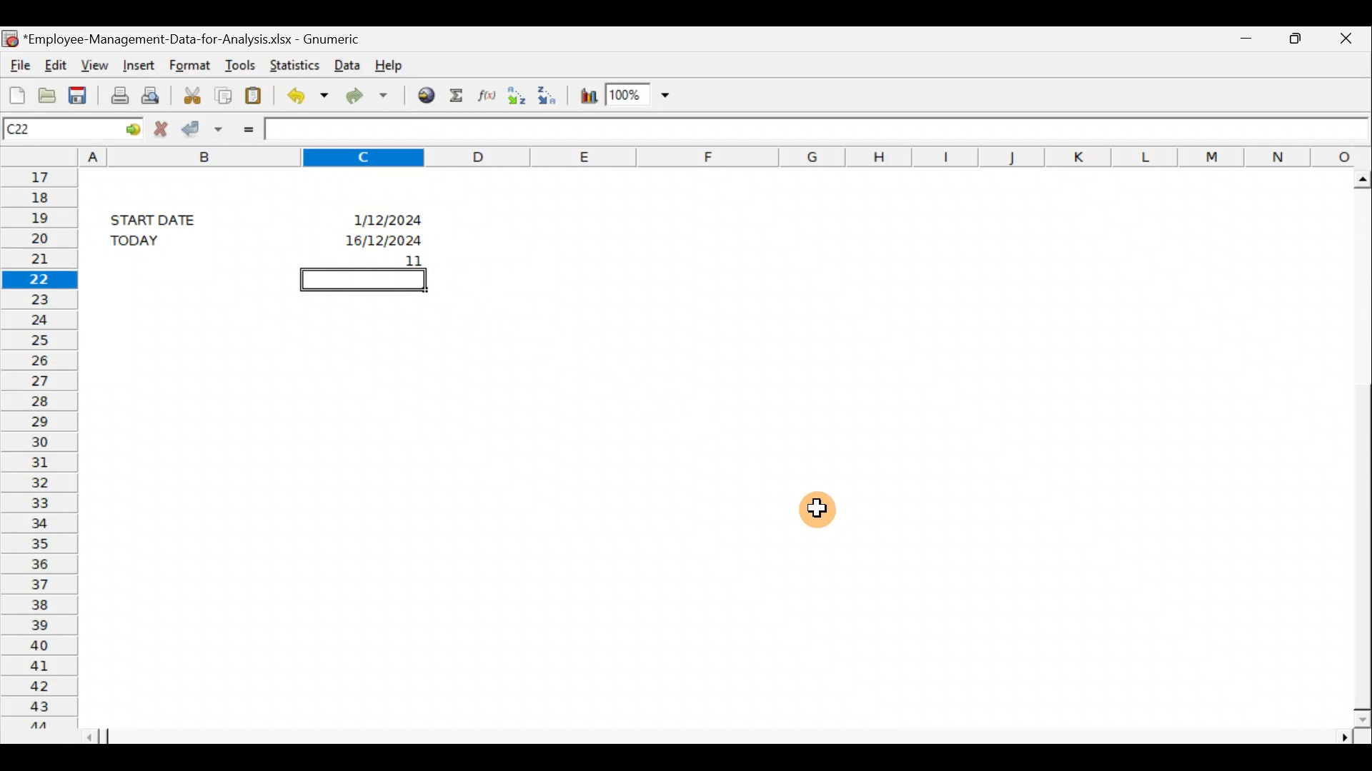 The height and width of the screenshot is (771, 1372). I want to click on Undo last action, so click(304, 94).